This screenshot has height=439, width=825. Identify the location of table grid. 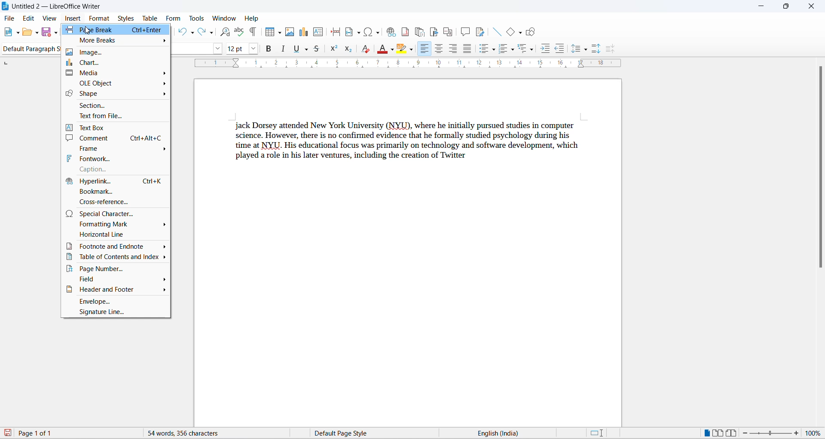
(280, 33).